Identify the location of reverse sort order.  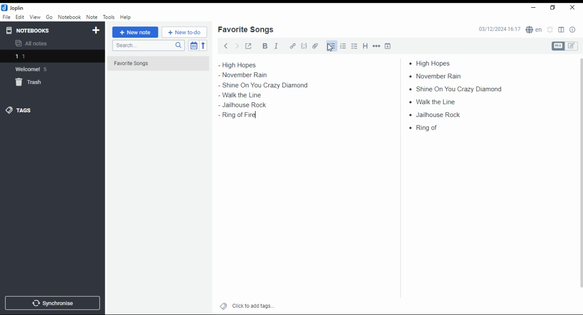
(203, 46).